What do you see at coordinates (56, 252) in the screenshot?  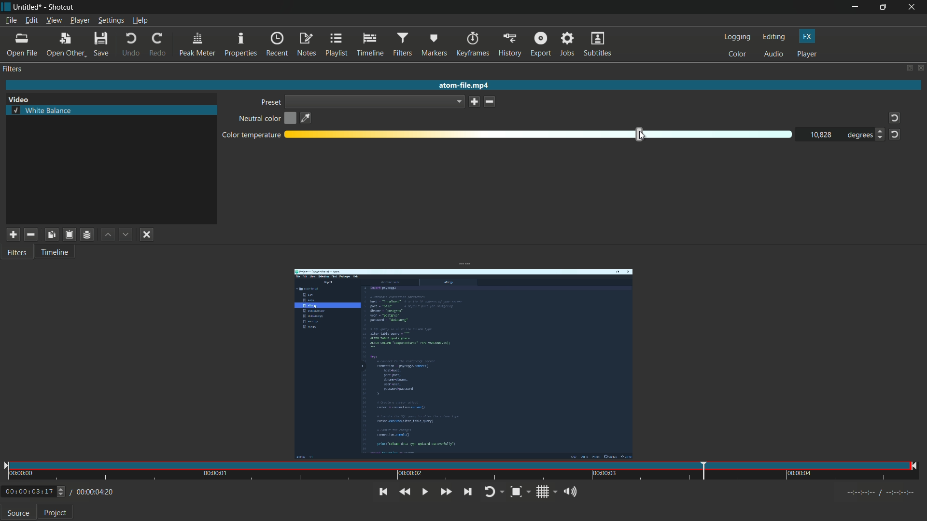 I see `timeline tab` at bounding box center [56, 252].